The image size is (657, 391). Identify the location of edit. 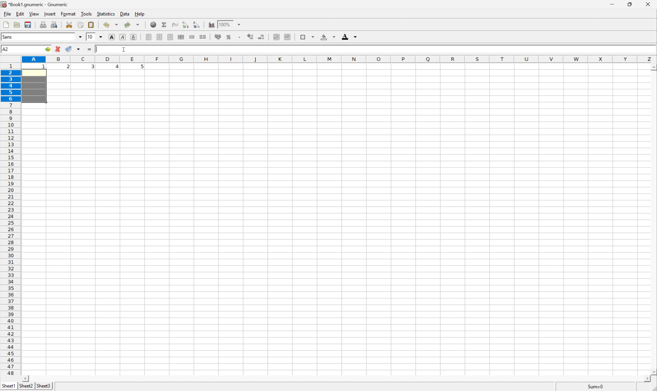
(19, 13).